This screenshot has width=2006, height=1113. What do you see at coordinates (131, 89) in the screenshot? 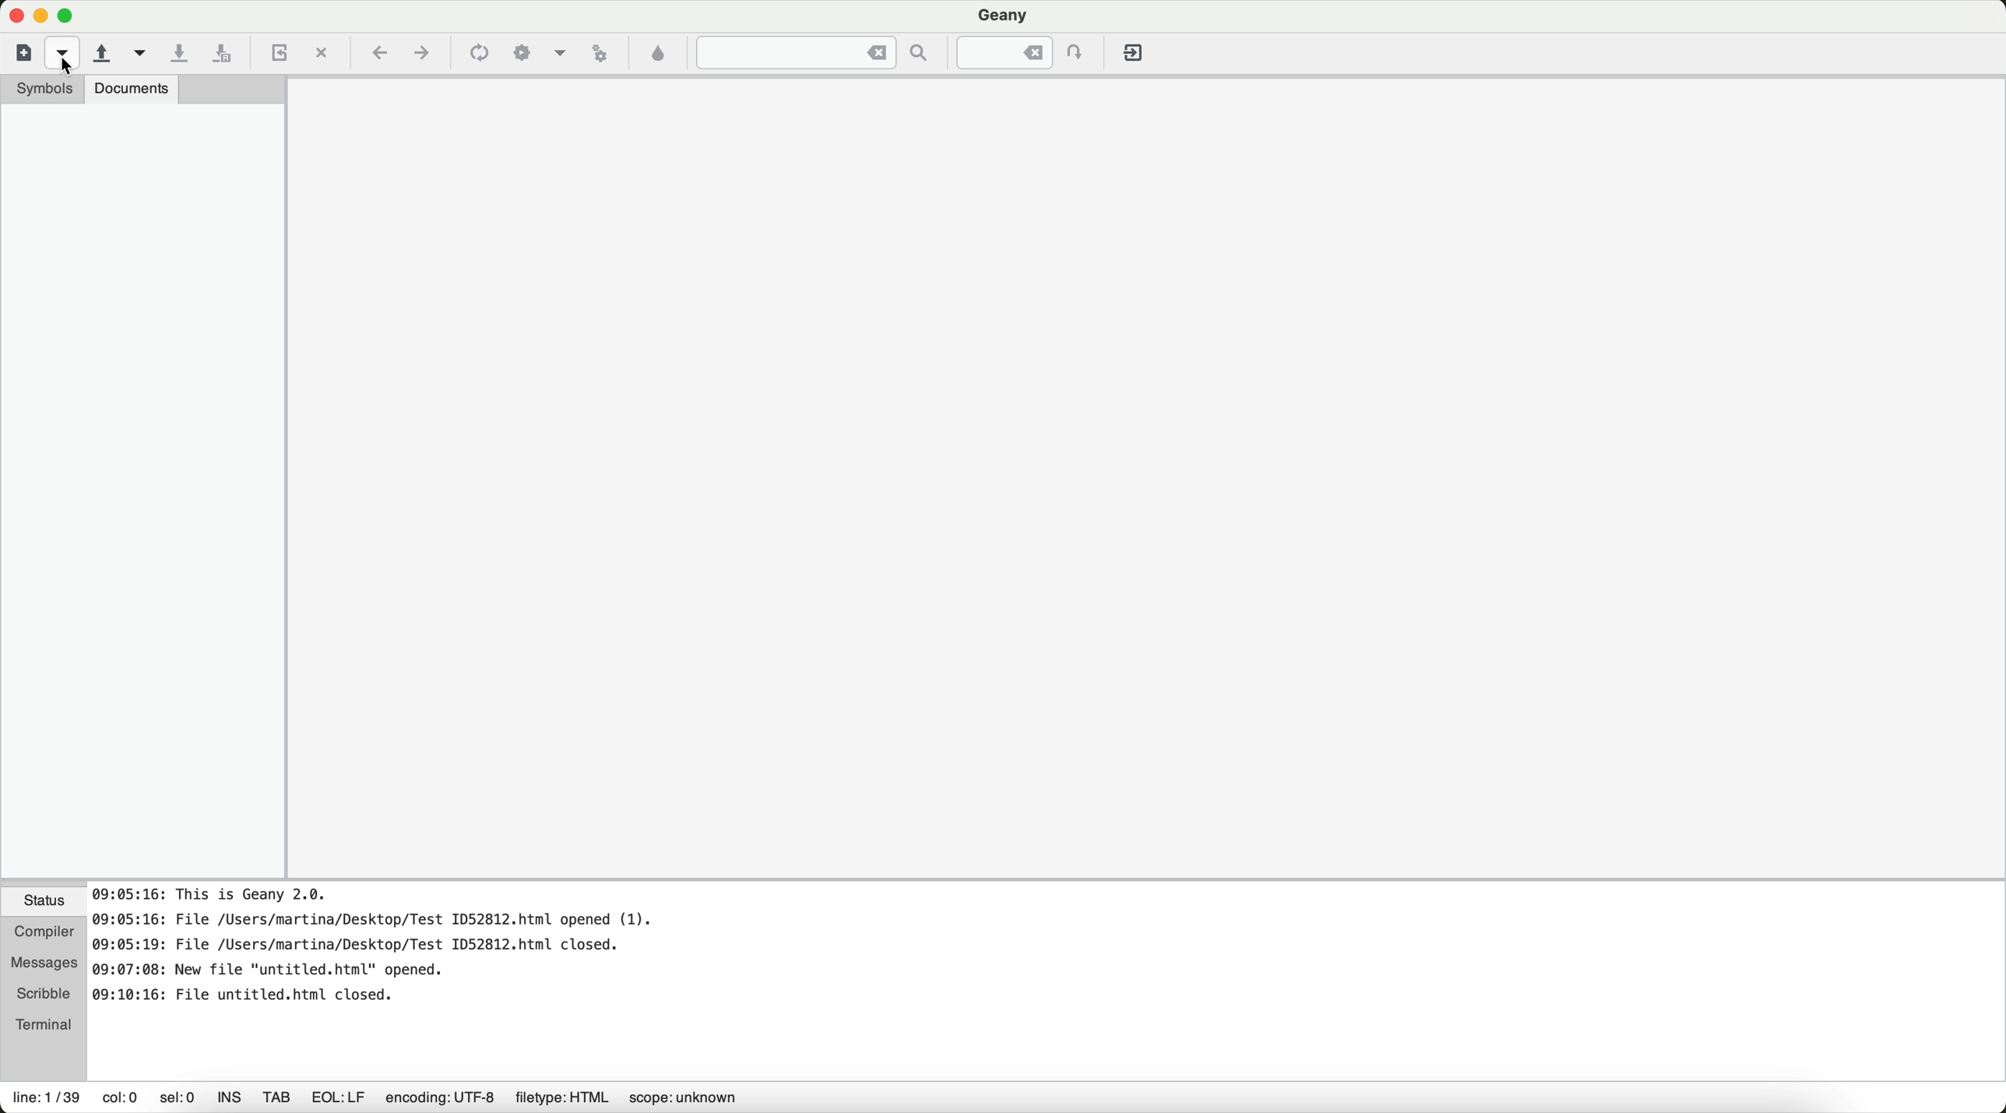
I see `documents` at bounding box center [131, 89].